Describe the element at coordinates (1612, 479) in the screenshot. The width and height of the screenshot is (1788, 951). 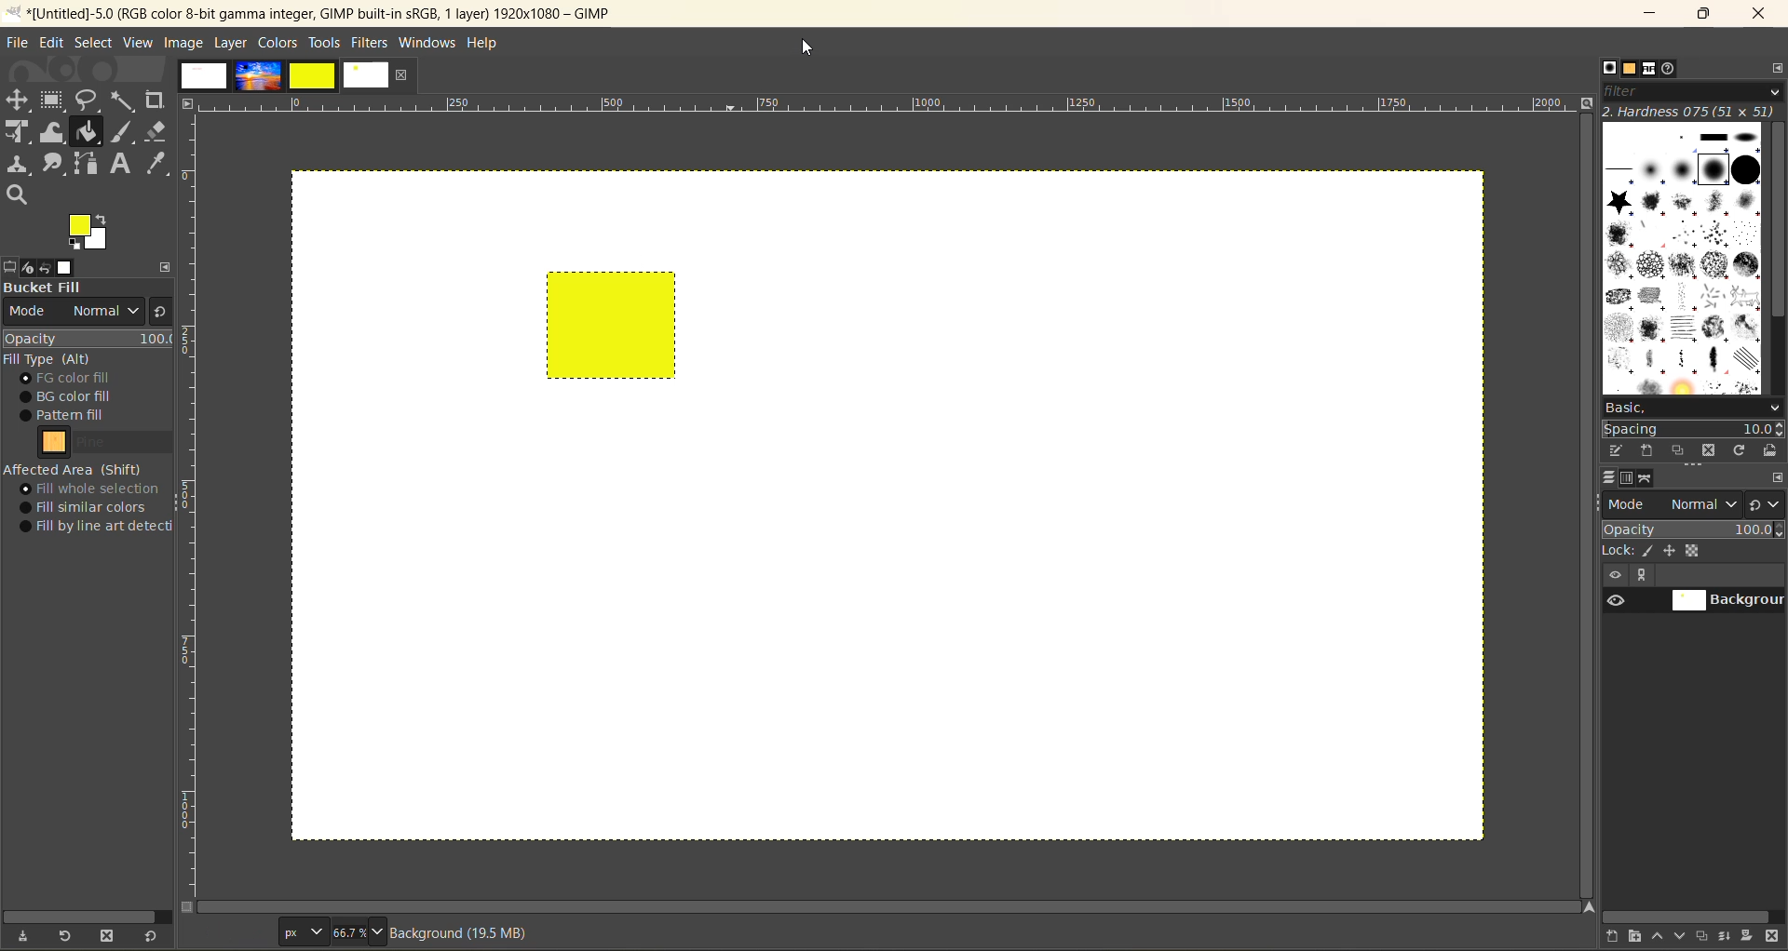
I see `layers` at that location.